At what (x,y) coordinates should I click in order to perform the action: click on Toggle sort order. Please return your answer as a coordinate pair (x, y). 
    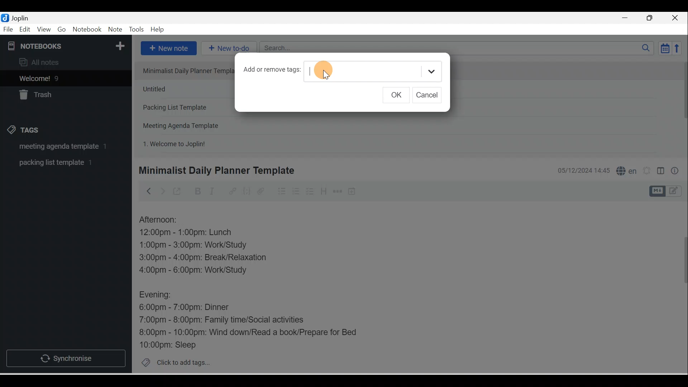
    Looking at the image, I should click on (665, 48).